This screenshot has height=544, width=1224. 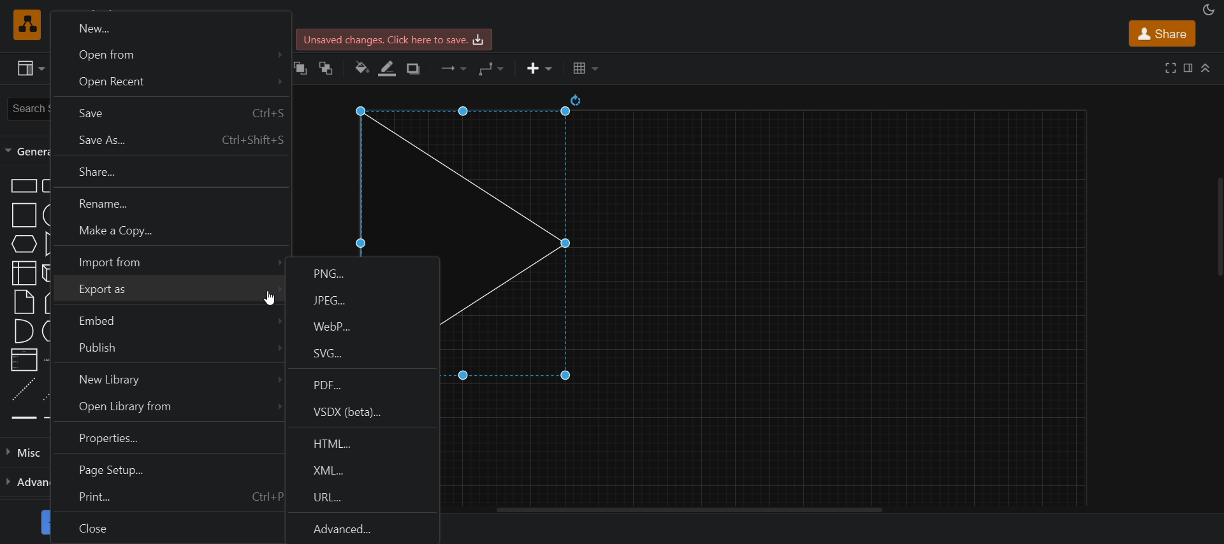 What do you see at coordinates (29, 69) in the screenshot?
I see `view` at bounding box center [29, 69].